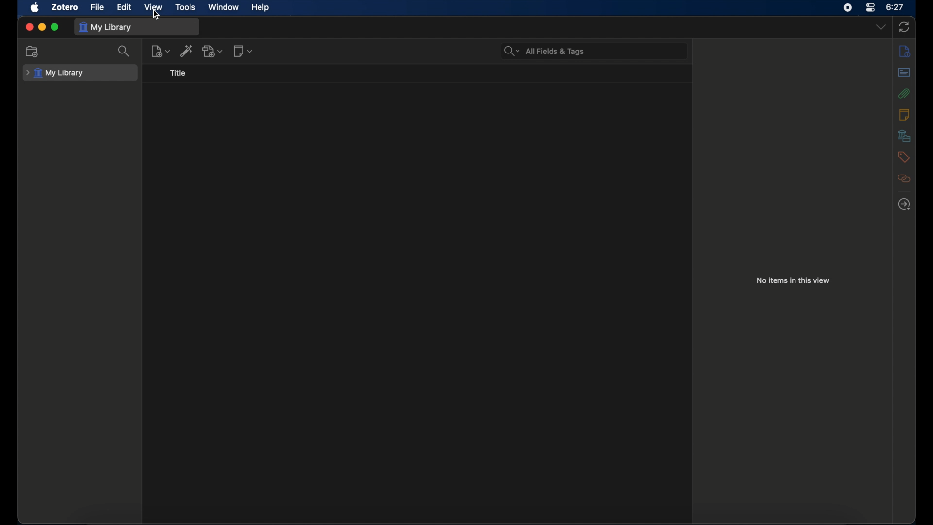 The height and width of the screenshot is (525, 933). What do you see at coordinates (157, 15) in the screenshot?
I see `cursor` at bounding box center [157, 15].